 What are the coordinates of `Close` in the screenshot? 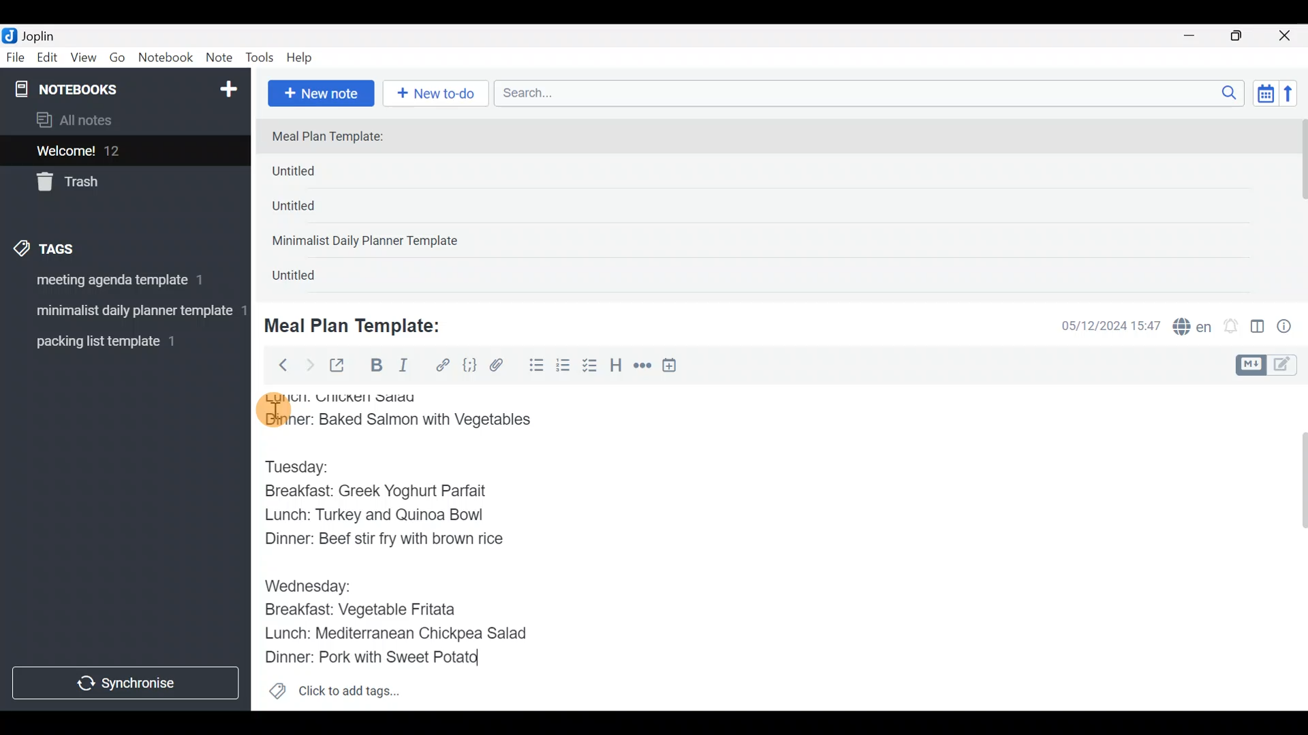 It's located at (1287, 37).